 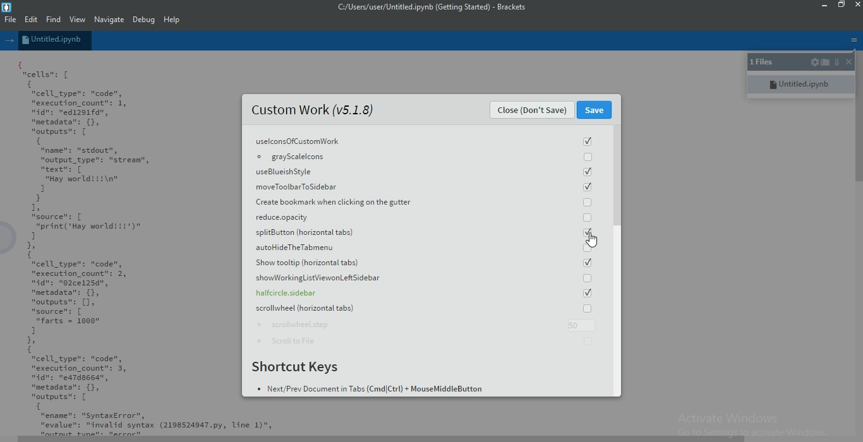 What do you see at coordinates (172, 21) in the screenshot?
I see `Help` at bounding box center [172, 21].